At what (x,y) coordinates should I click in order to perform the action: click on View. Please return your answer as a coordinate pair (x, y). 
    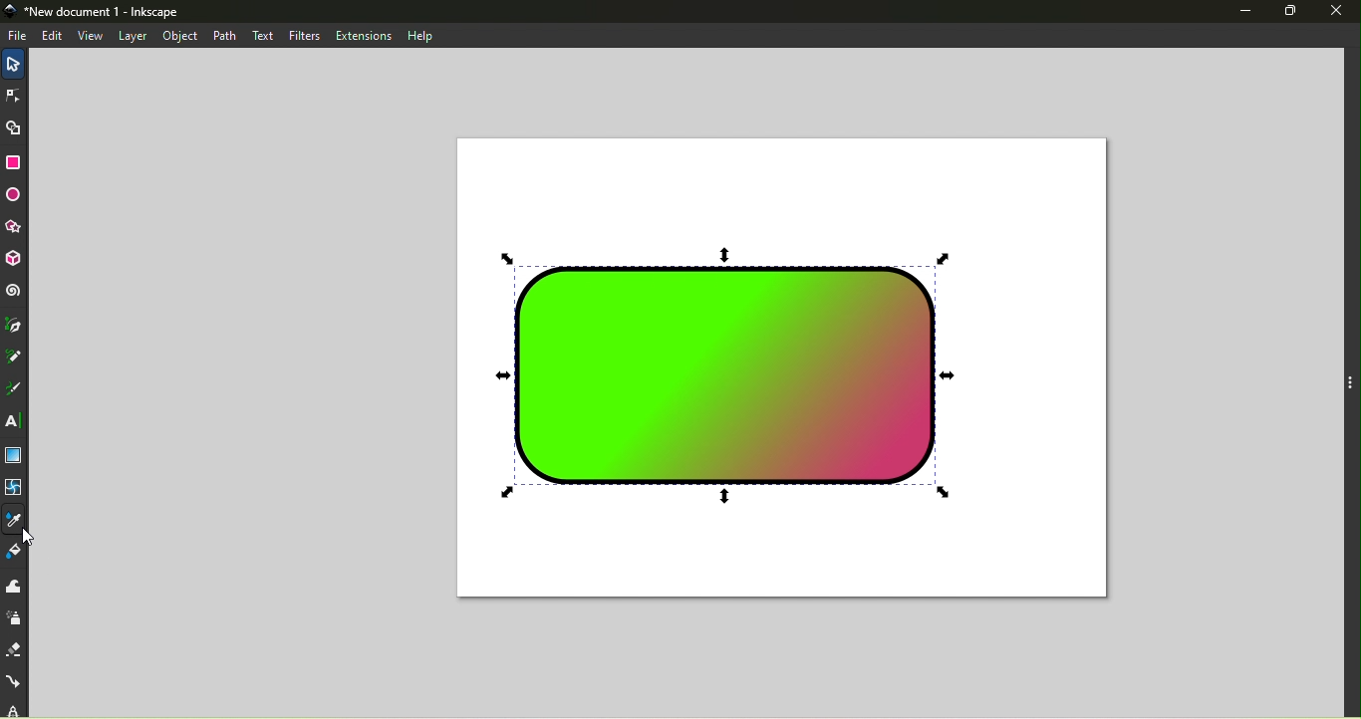
    Looking at the image, I should click on (90, 36).